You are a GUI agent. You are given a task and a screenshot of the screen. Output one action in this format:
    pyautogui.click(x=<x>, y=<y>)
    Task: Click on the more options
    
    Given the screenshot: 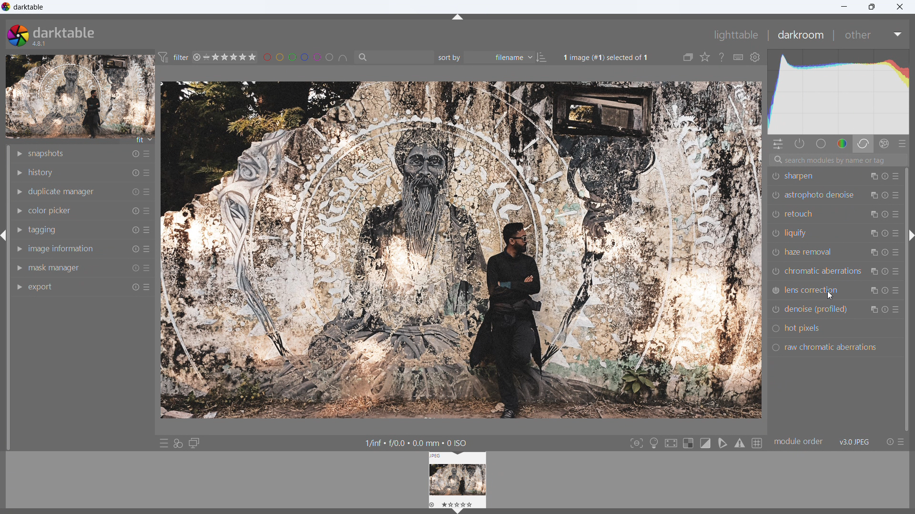 What is the action you would take?
    pyautogui.click(x=148, y=285)
    